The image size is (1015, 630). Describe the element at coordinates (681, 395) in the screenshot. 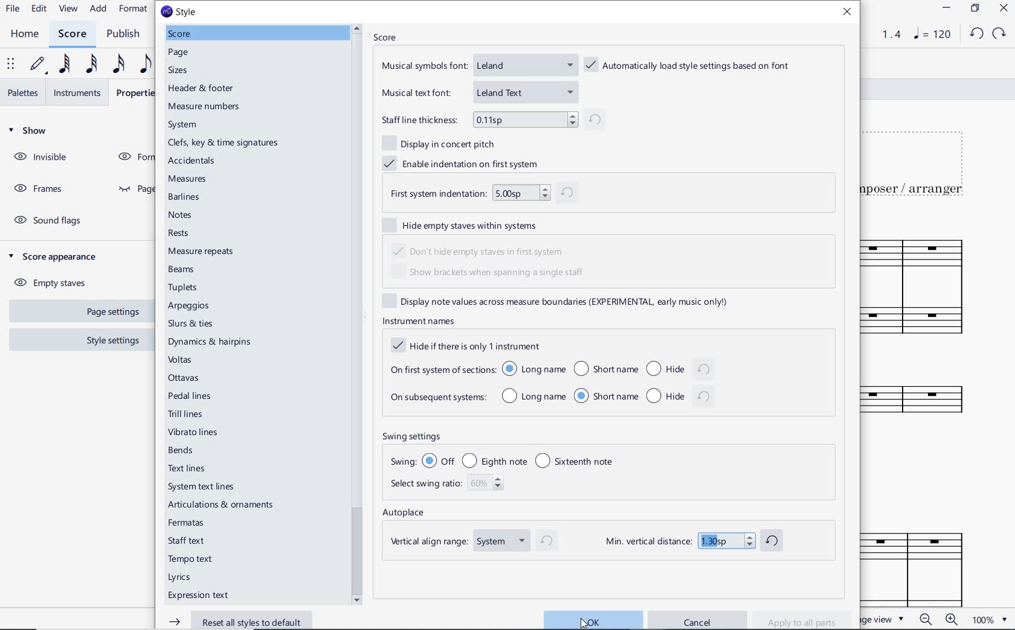

I see `hide` at that location.